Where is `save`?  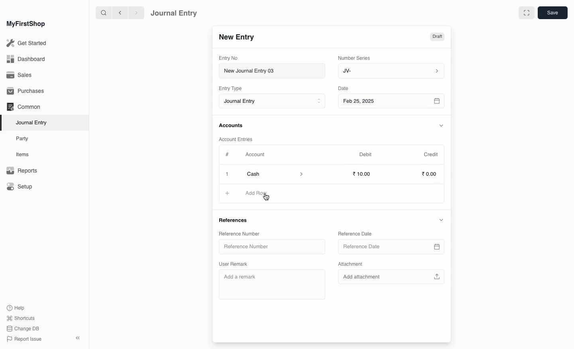
save is located at coordinates (552, 13).